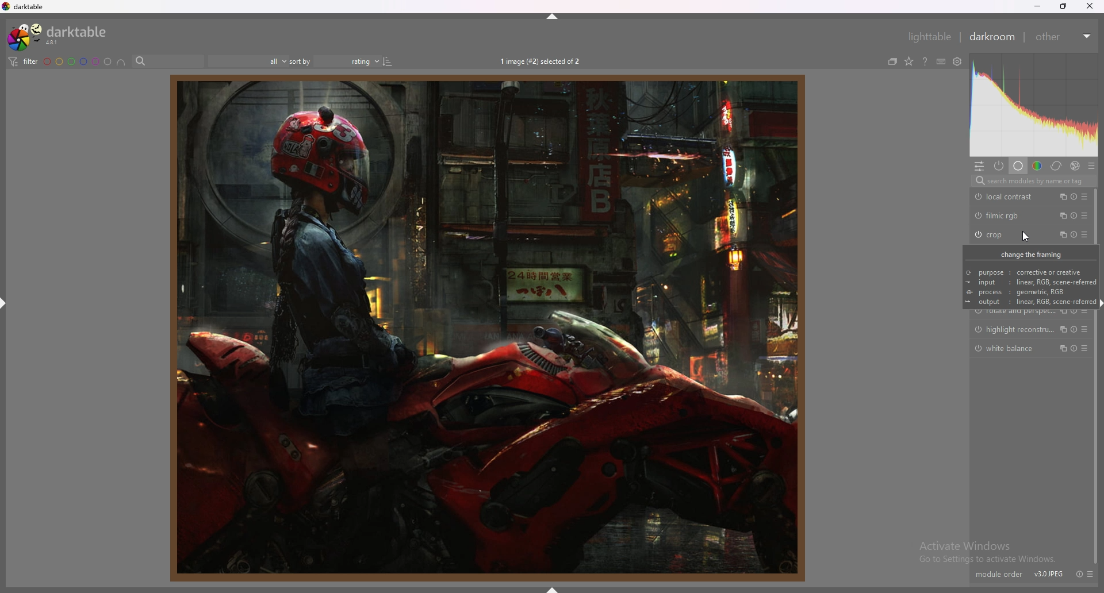 This screenshot has height=593, width=1104. Describe the element at coordinates (301, 61) in the screenshot. I see `sort by` at that location.